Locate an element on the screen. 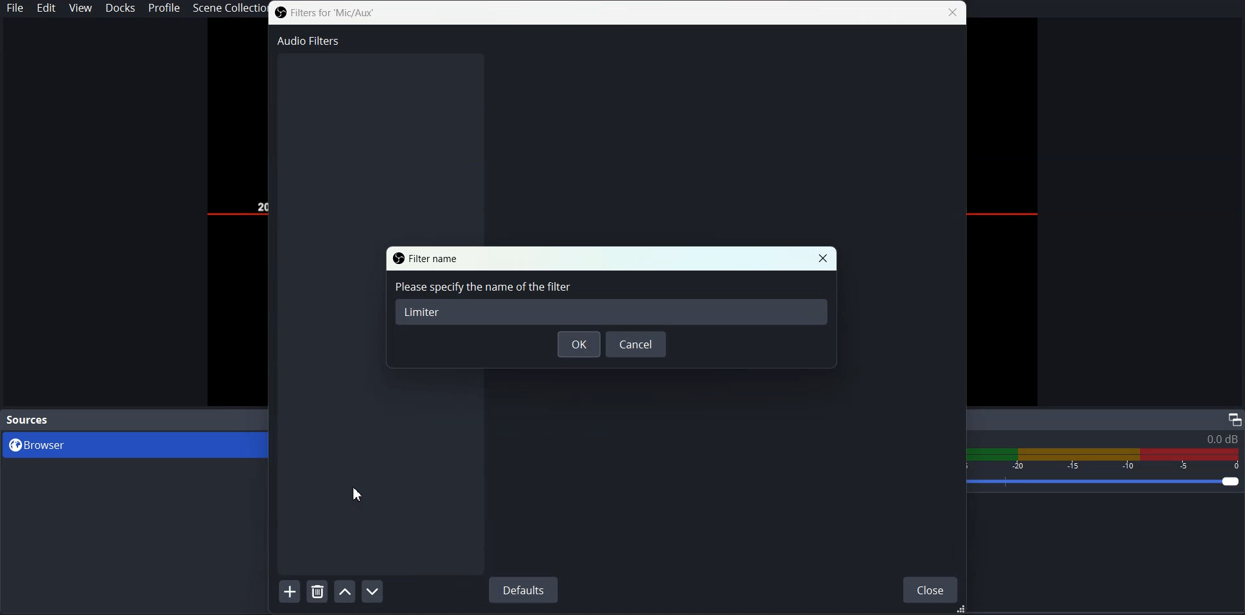 The image size is (1245, 615). Enter Filter name is located at coordinates (611, 303).